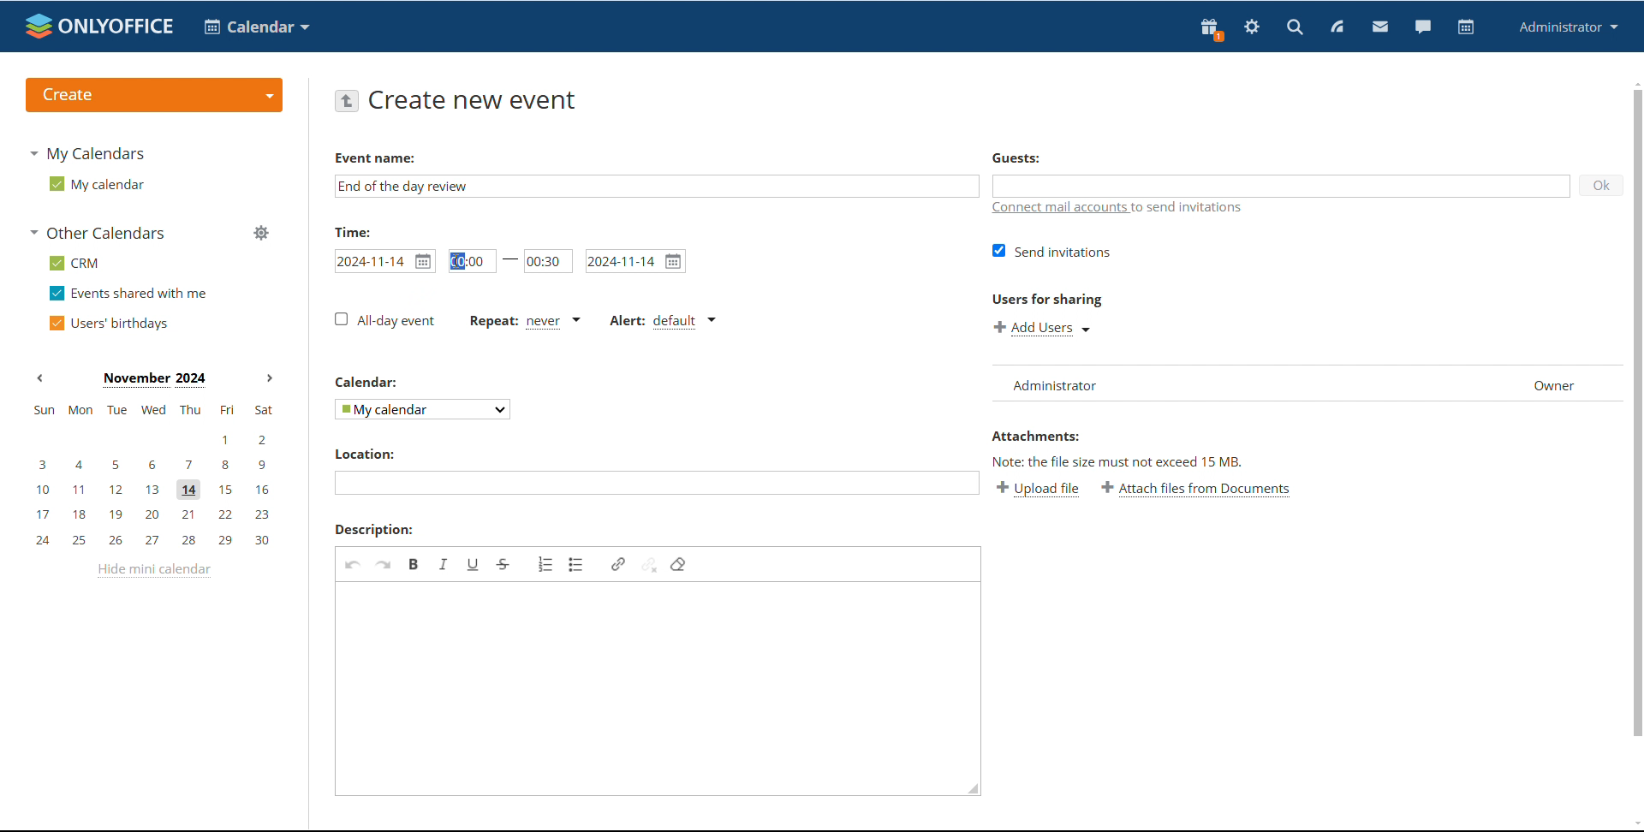  I want to click on remove format, so click(678, 564).